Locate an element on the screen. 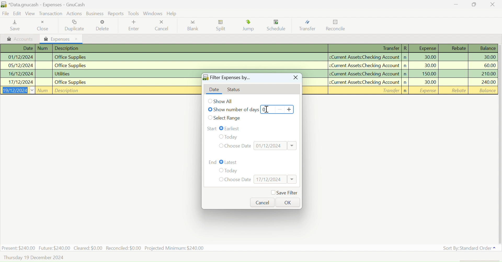  Date Input is located at coordinates (276, 145).